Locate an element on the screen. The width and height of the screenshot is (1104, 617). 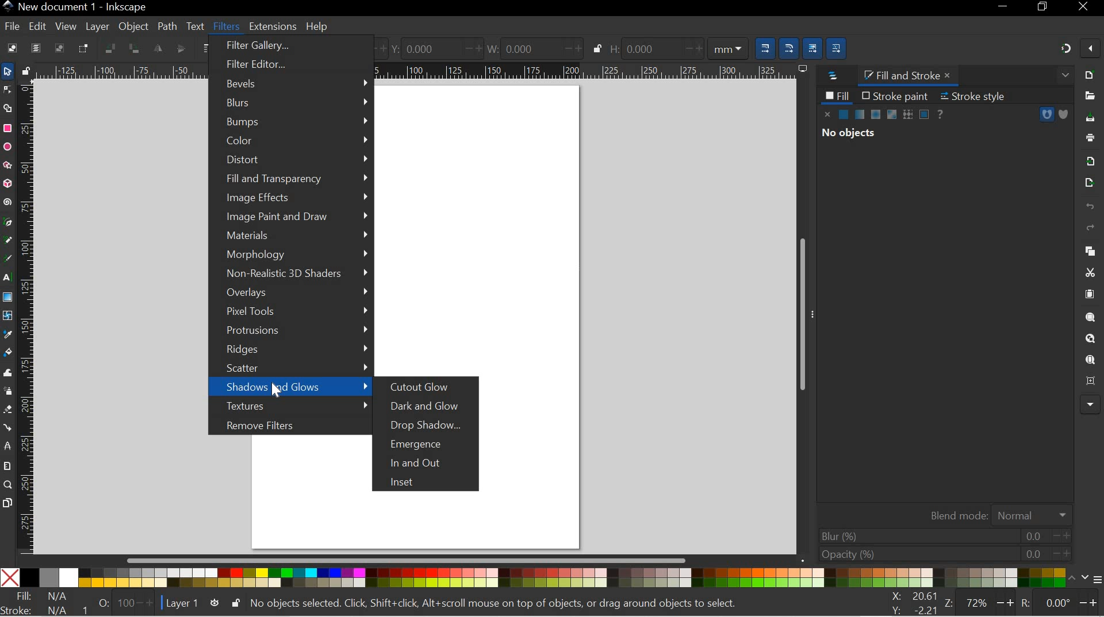
BLEND MODE is located at coordinates (996, 514).